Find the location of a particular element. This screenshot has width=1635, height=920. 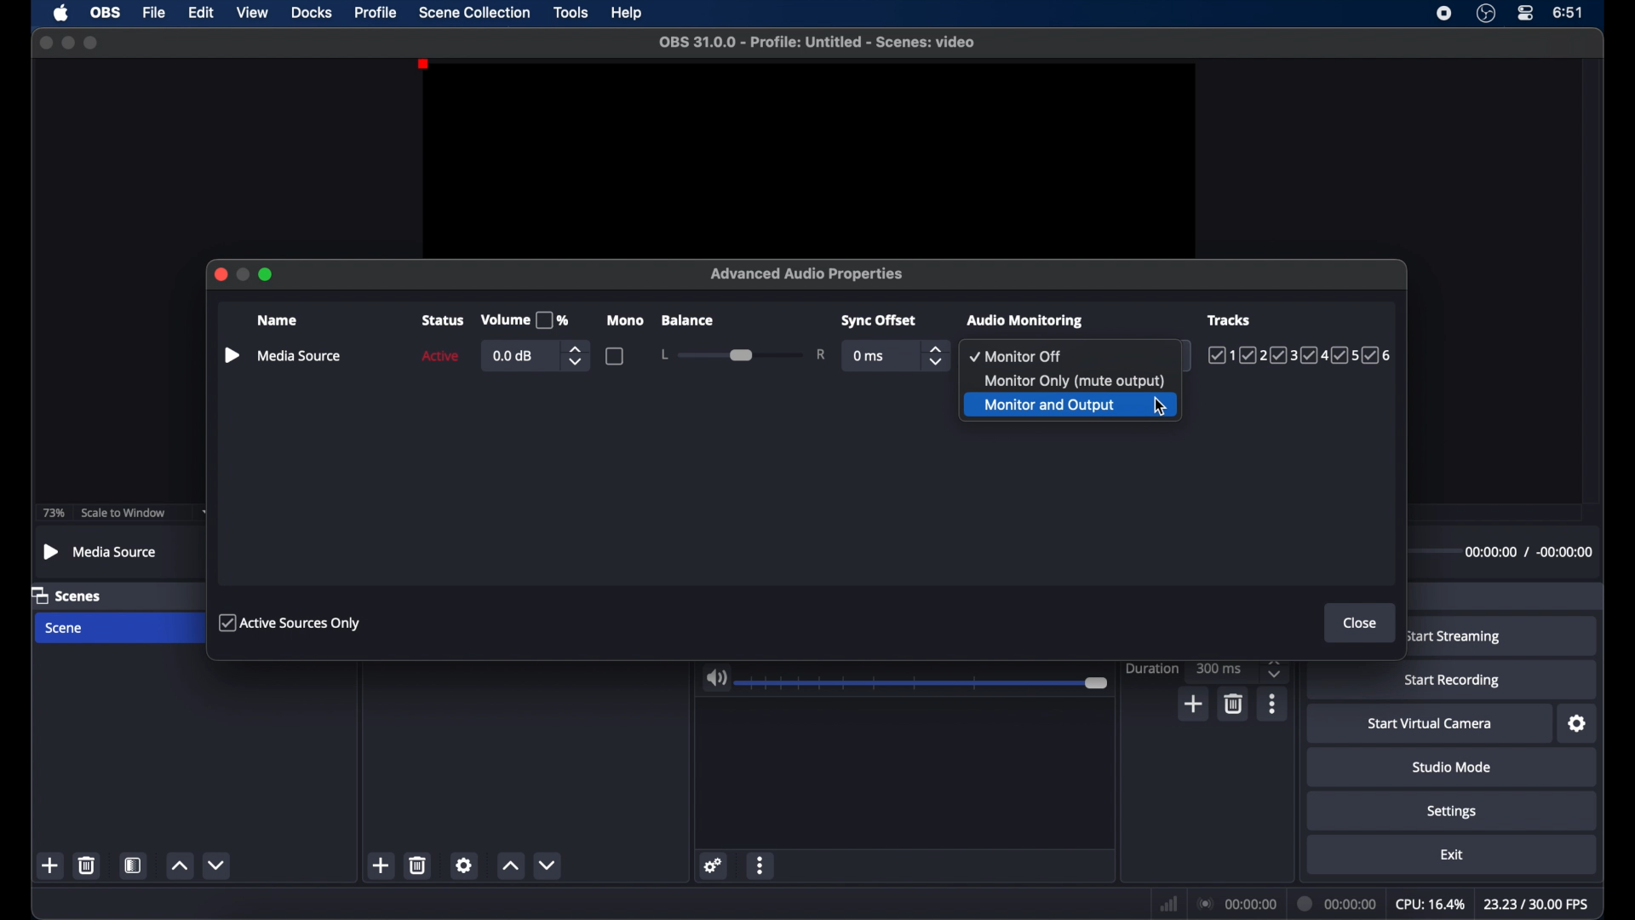

300ms is located at coordinates (1219, 668).